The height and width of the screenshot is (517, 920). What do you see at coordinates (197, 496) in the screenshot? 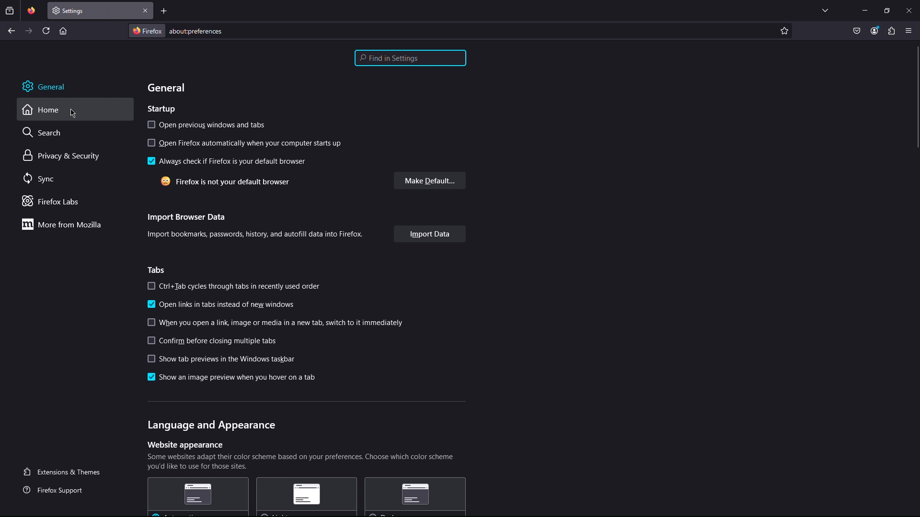
I see `Appearance options 1` at bounding box center [197, 496].